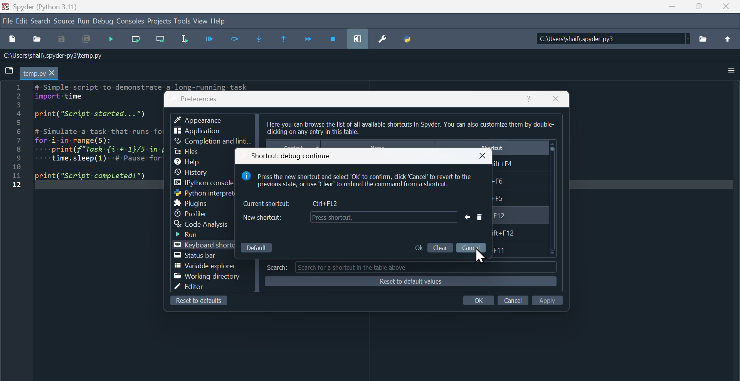  I want to click on Keyboard shortcut, so click(202, 244).